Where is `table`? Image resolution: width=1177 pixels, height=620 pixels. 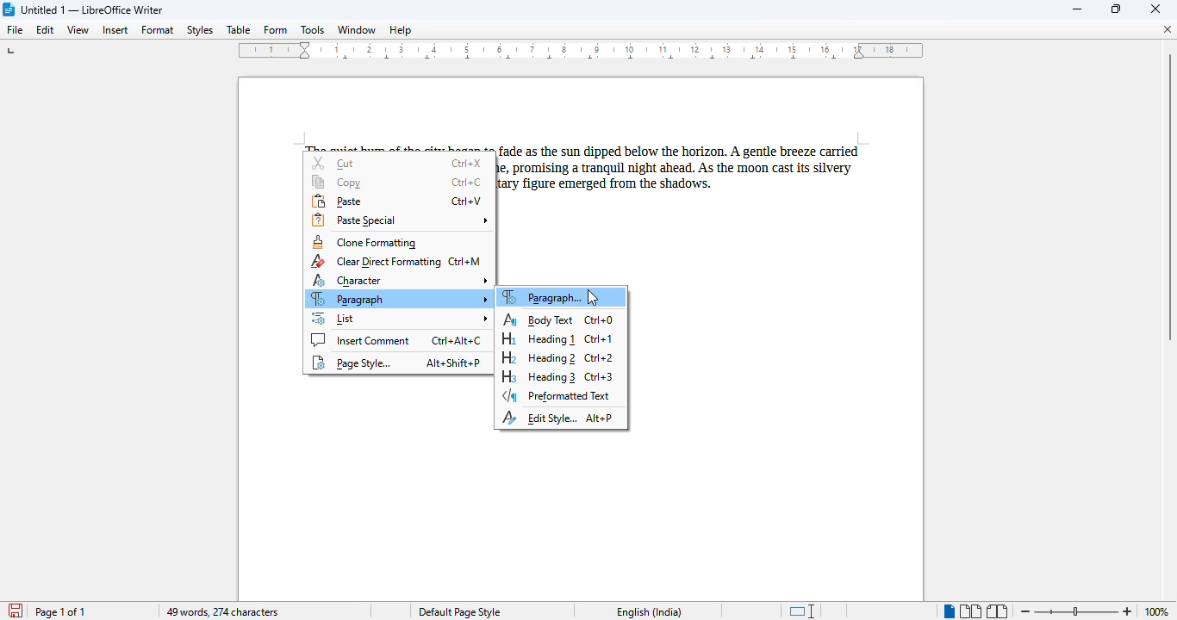
table is located at coordinates (239, 29).